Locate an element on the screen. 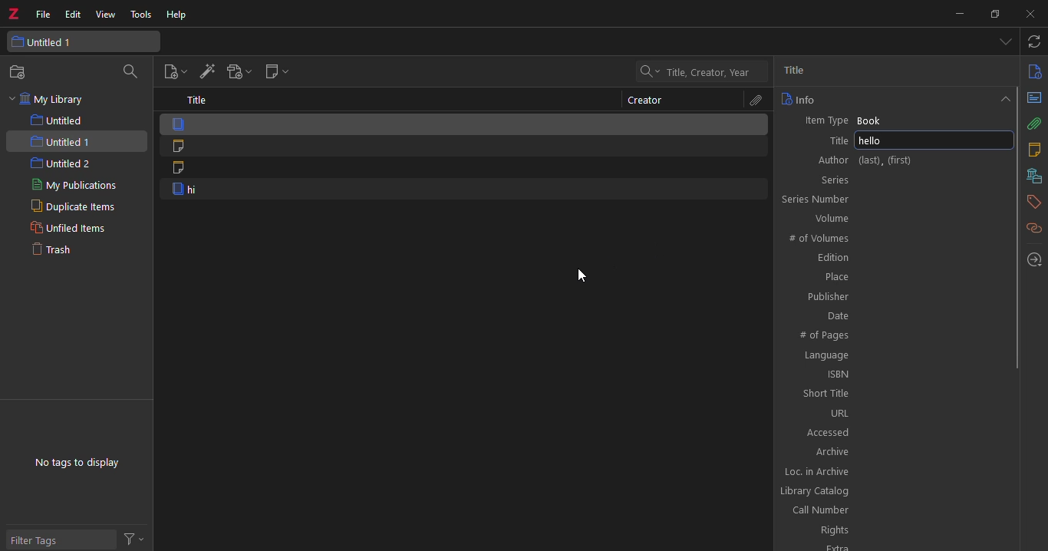  item type: book is located at coordinates (894, 120).